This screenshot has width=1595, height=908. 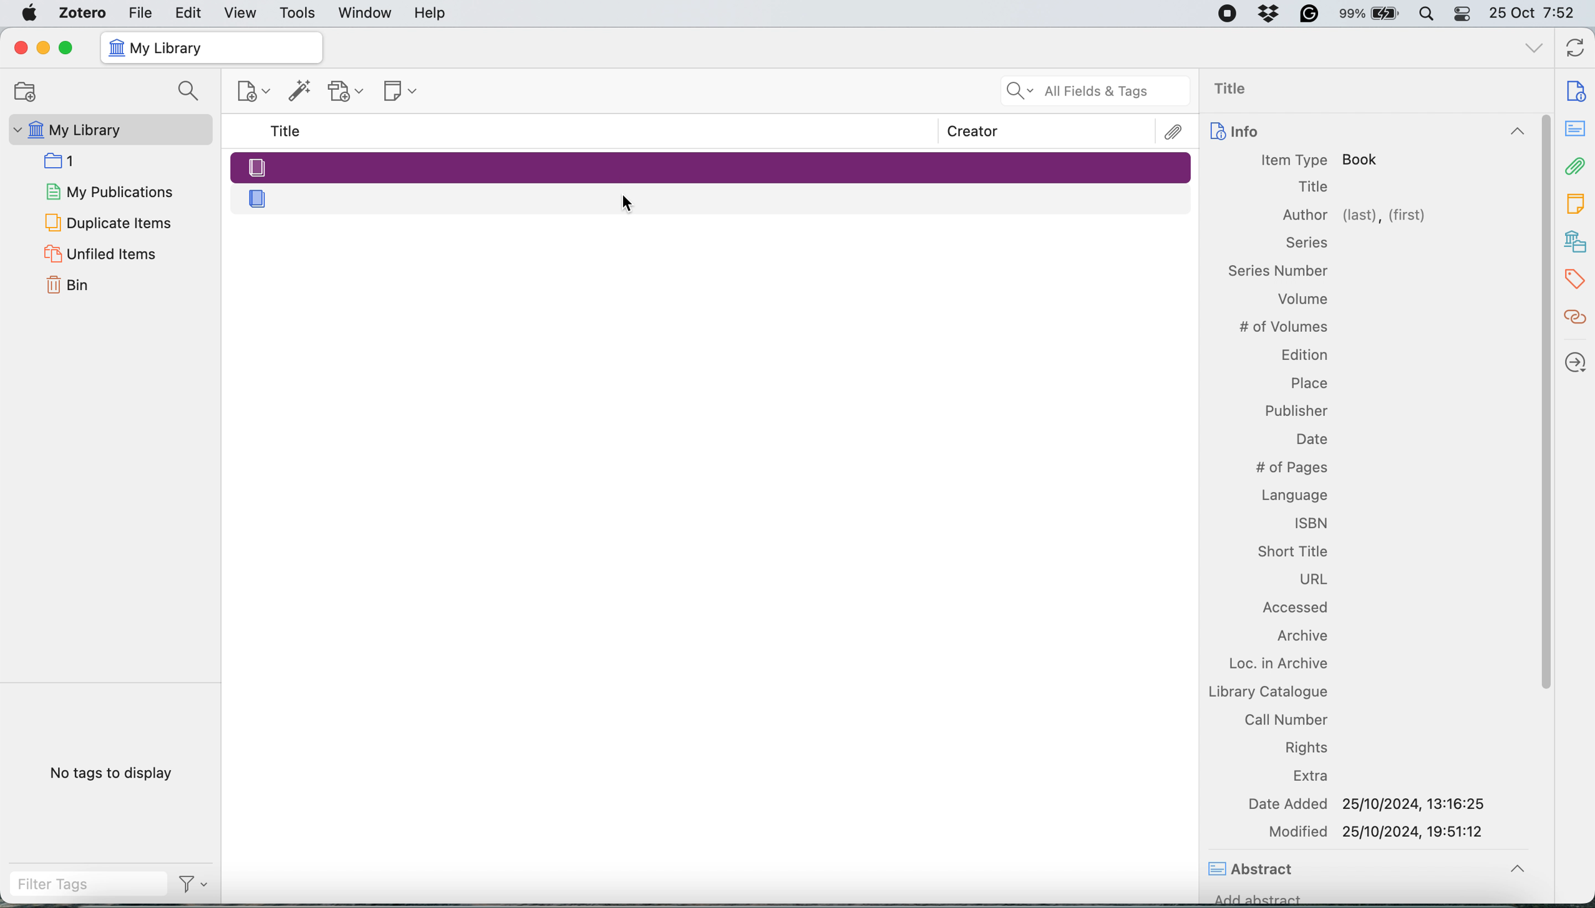 What do you see at coordinates (1270, 13) in the screenshot?
I see `Dropbox` at bounding box center [1270, 13].